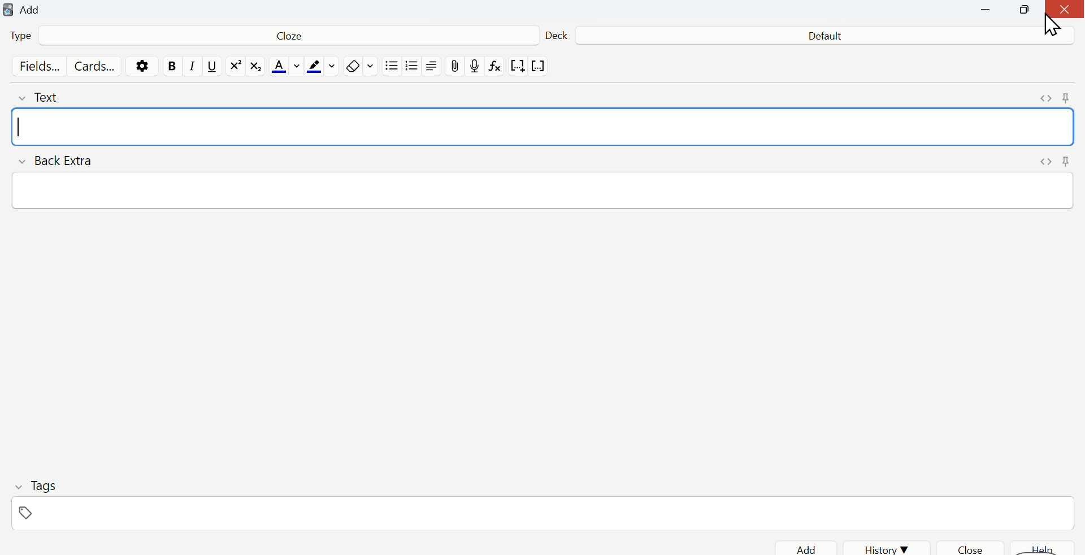  What do you see at coordinates (540, 67) in the screenshot?
I see `vector` at bounding box center [540, 67].